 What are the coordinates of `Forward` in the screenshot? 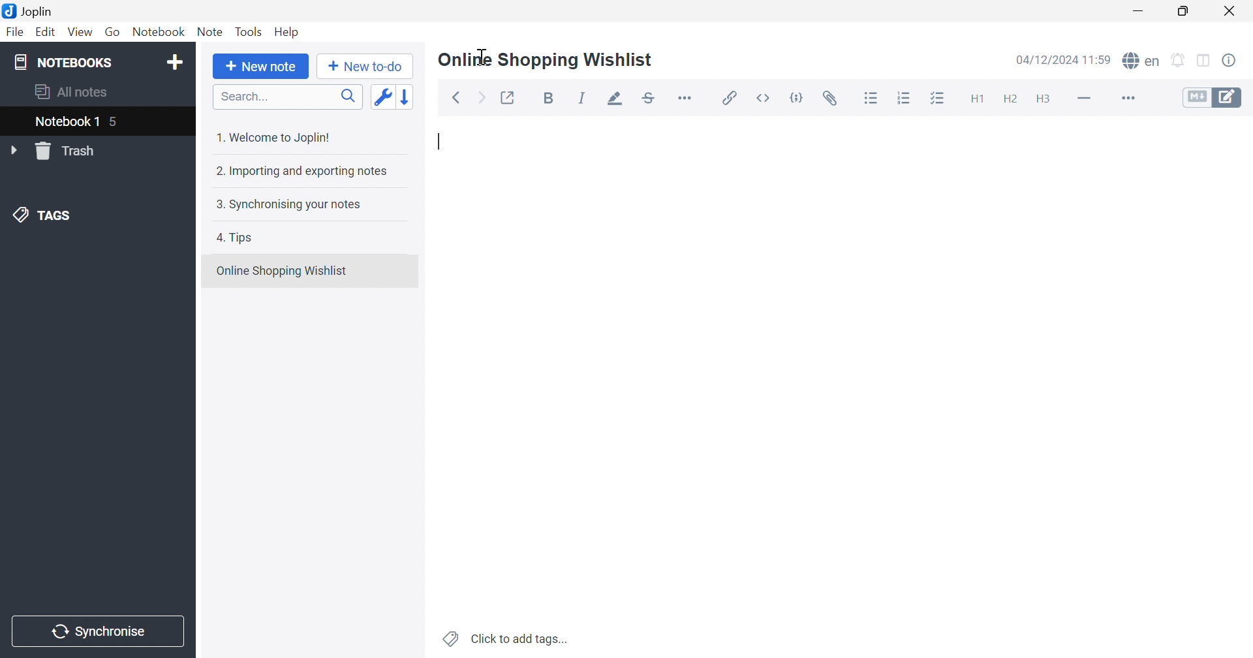 It's located at (484, 99).